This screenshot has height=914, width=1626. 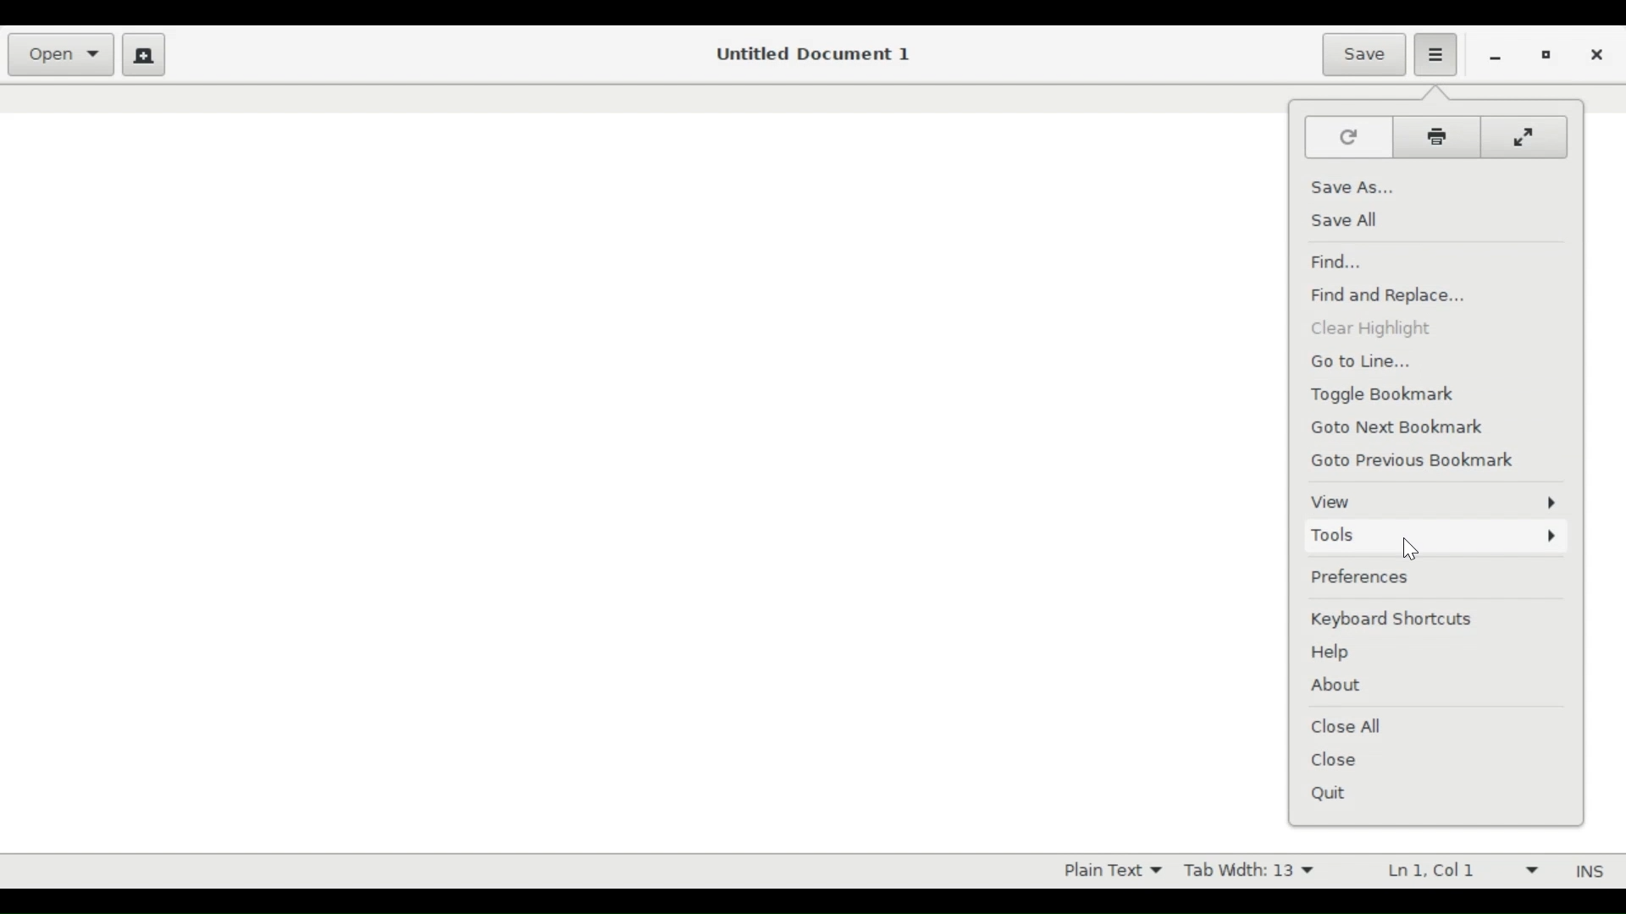 What do you see at coordinates (1452, 869) in the screenshot?
I see `Ln 1 Col 1` at bounding box center [1452, 869].